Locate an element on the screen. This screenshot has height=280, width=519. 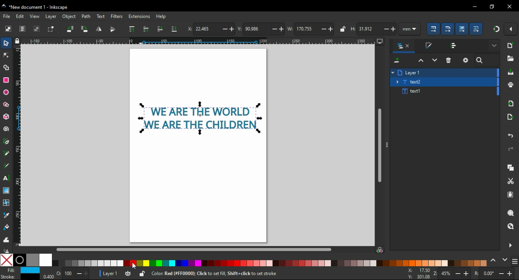
print is located at coordinates (510, 85).